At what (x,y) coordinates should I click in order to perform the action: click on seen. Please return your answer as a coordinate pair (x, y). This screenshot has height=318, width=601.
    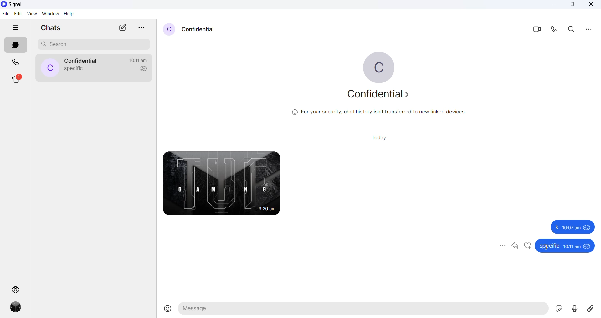
    Looking at the image, I should click on (588, 227).